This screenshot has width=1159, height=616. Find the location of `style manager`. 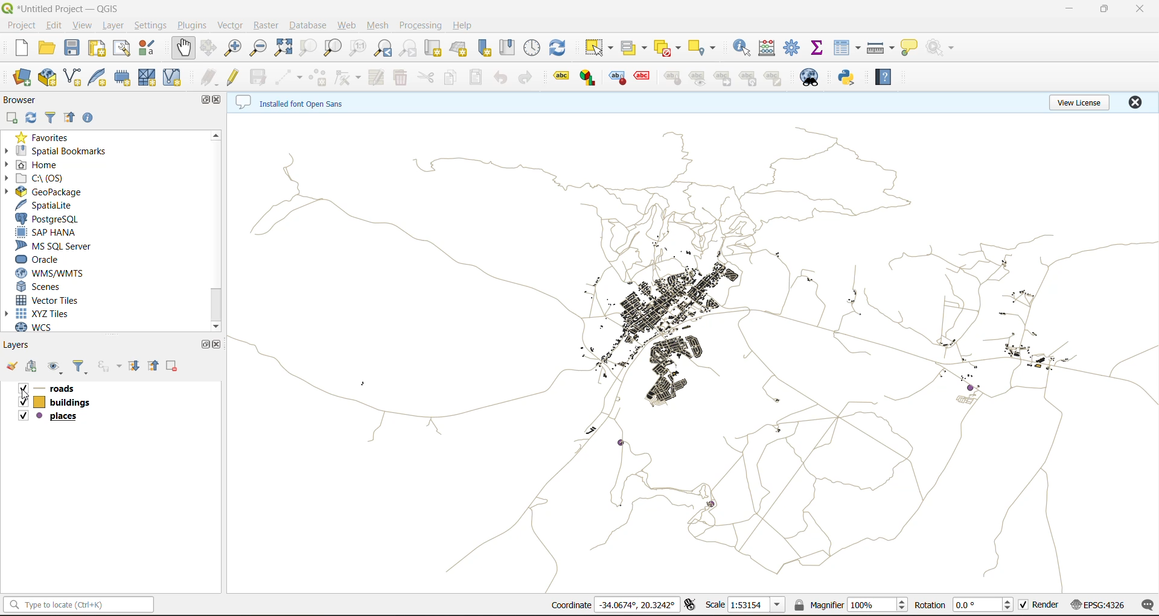

style manager is located at coordinates (149, 49).